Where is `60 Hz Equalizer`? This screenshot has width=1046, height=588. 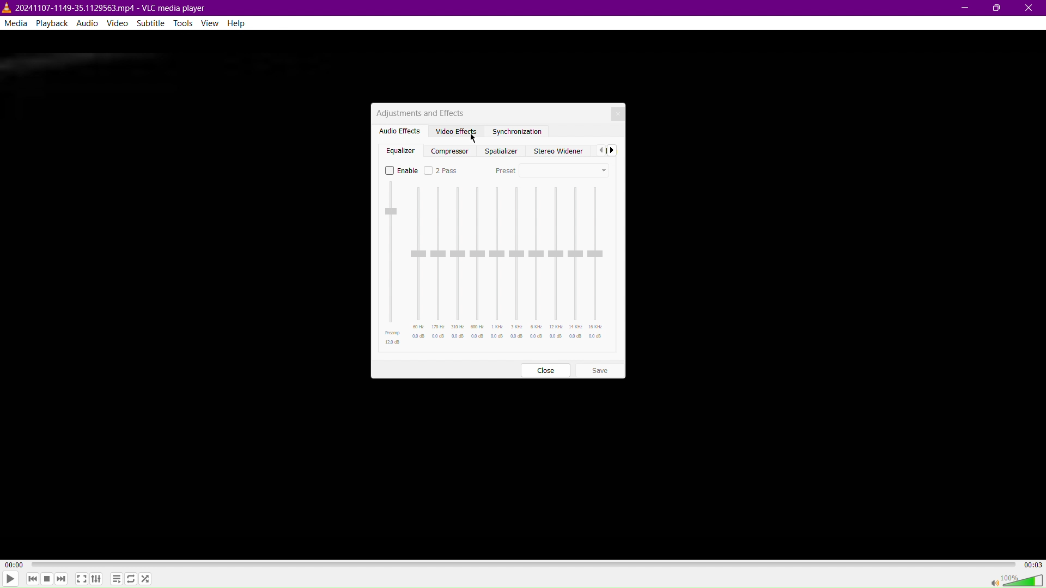 60 Hz Equalizer is located at coordinates (419, 265).